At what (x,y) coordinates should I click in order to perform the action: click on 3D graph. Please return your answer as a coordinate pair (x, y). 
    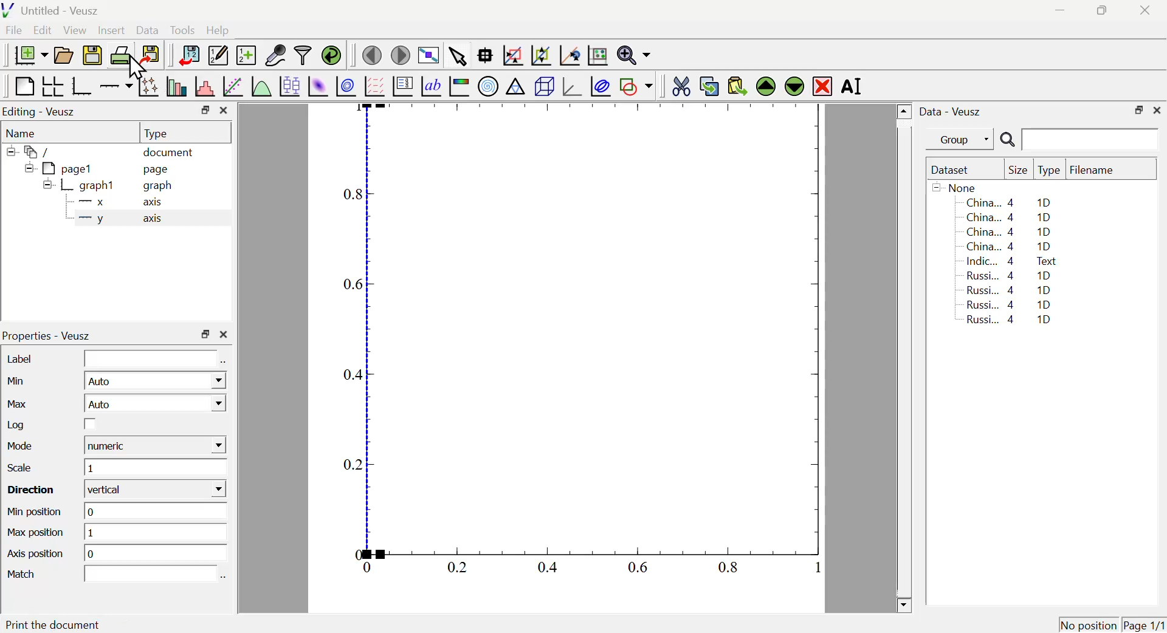
    Looking at the image, I should click on (573, 87).